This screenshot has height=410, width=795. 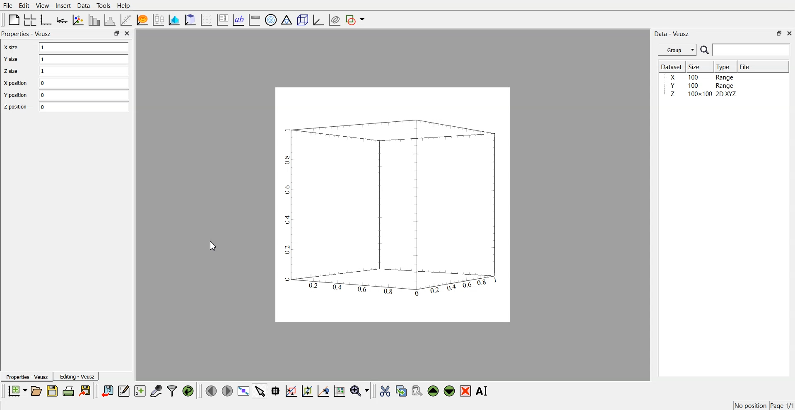 What do you see at coordinates (287, 19) in the screenshot?
I see `Ternary Graph` at bounding box center [287, 19].